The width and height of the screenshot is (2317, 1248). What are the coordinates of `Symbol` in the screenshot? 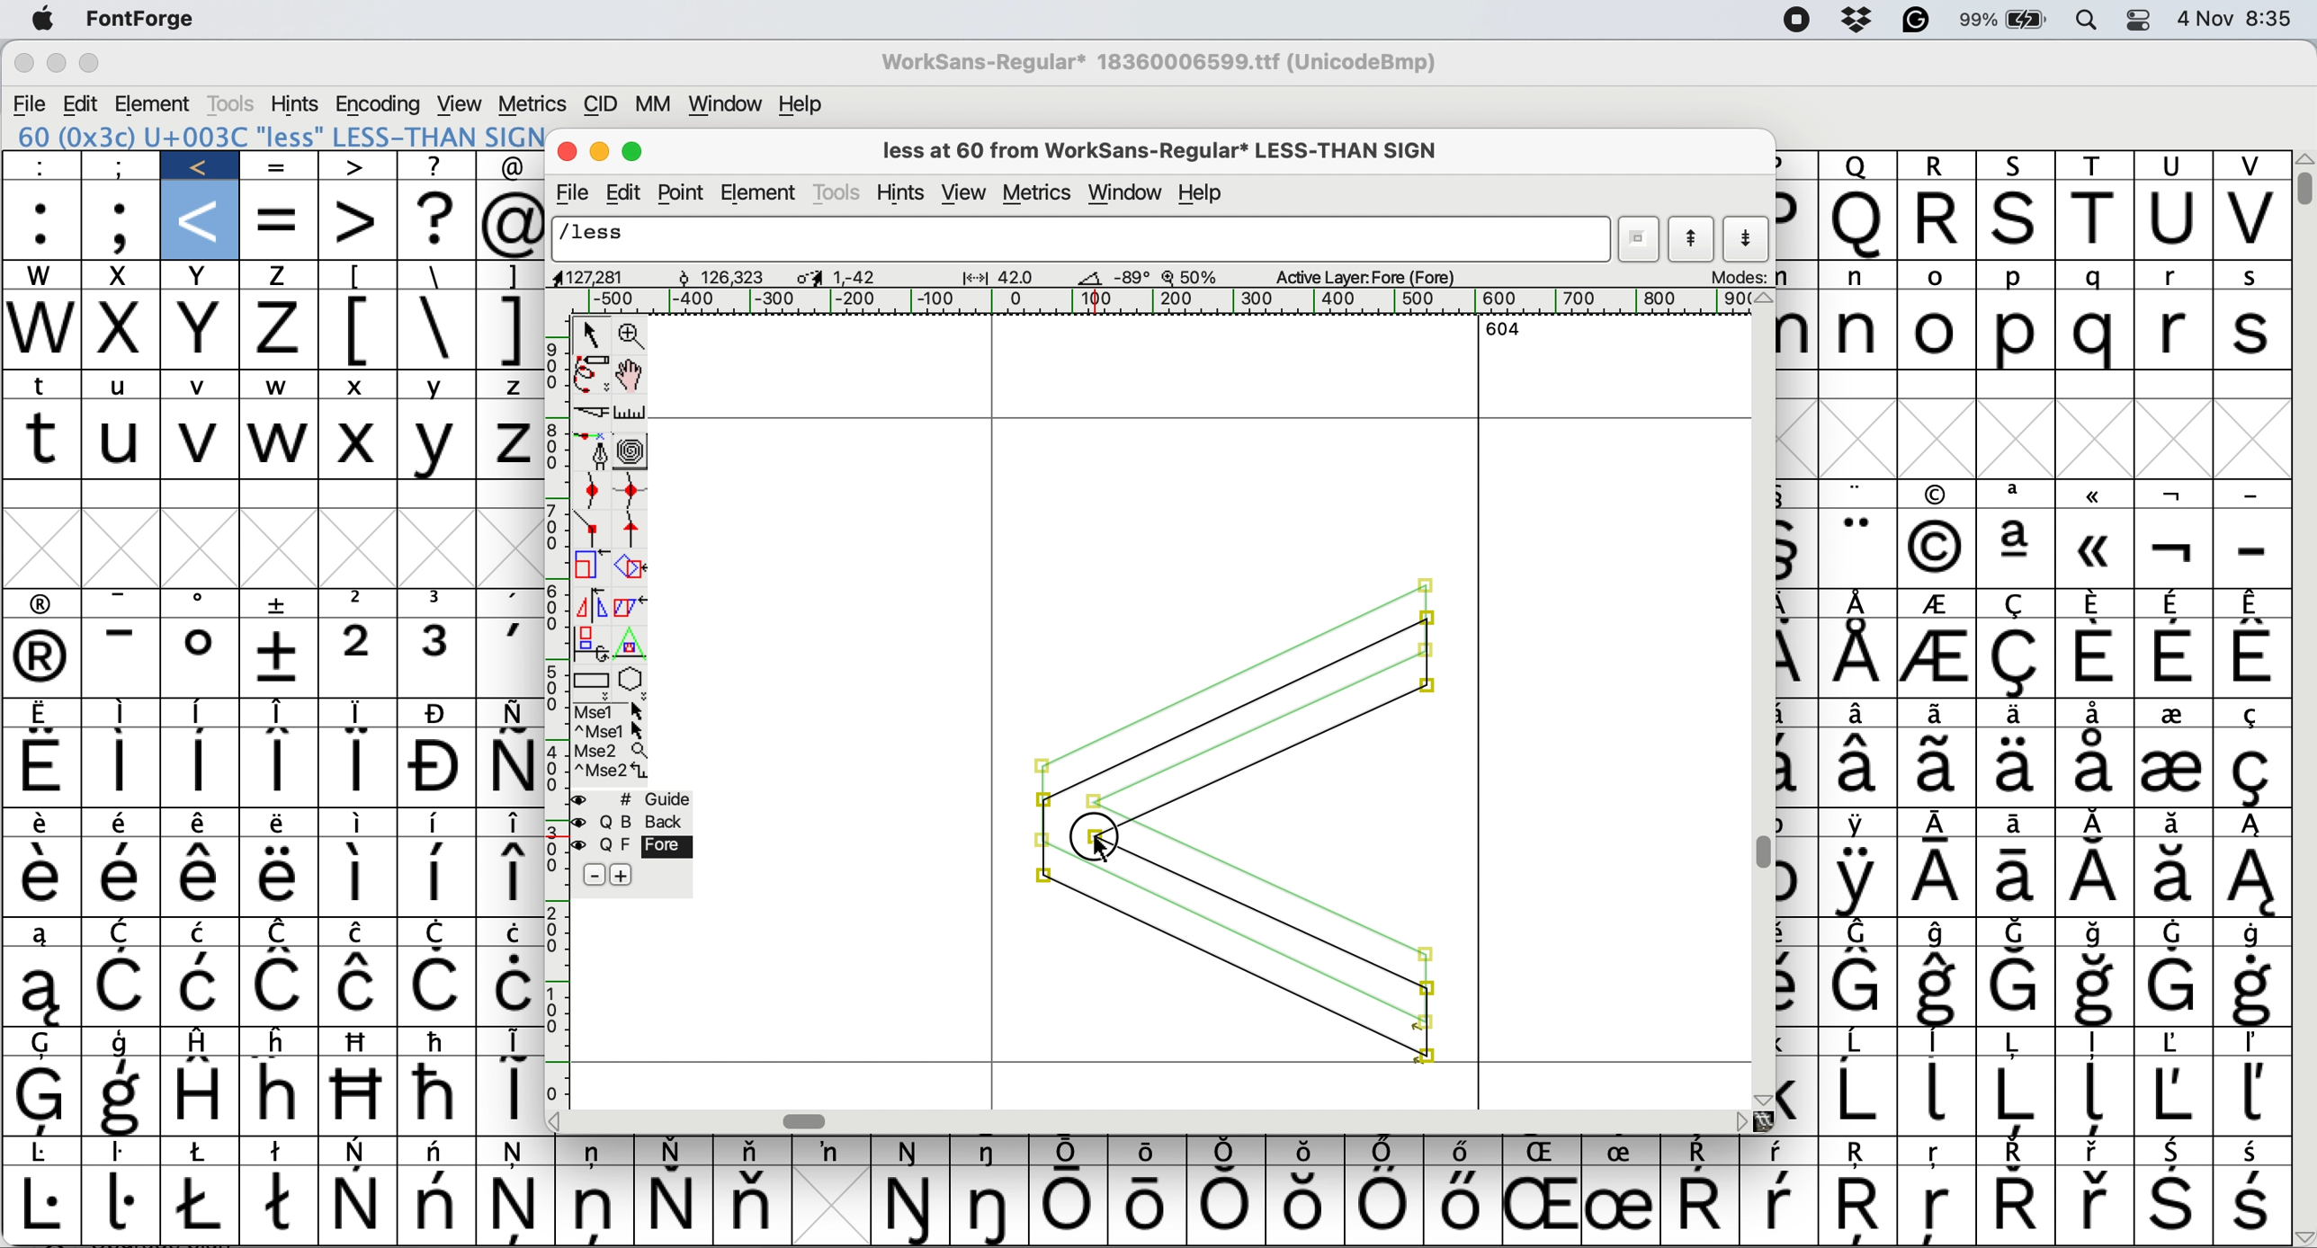 It's located at (595, 1210).